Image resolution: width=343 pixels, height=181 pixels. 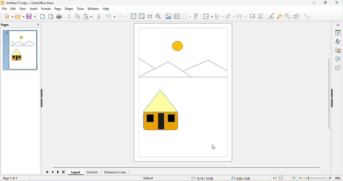 What do you see at coordinates (219, 16) in the screenshot?
I see `align objects` at bounding box center [219, 16].